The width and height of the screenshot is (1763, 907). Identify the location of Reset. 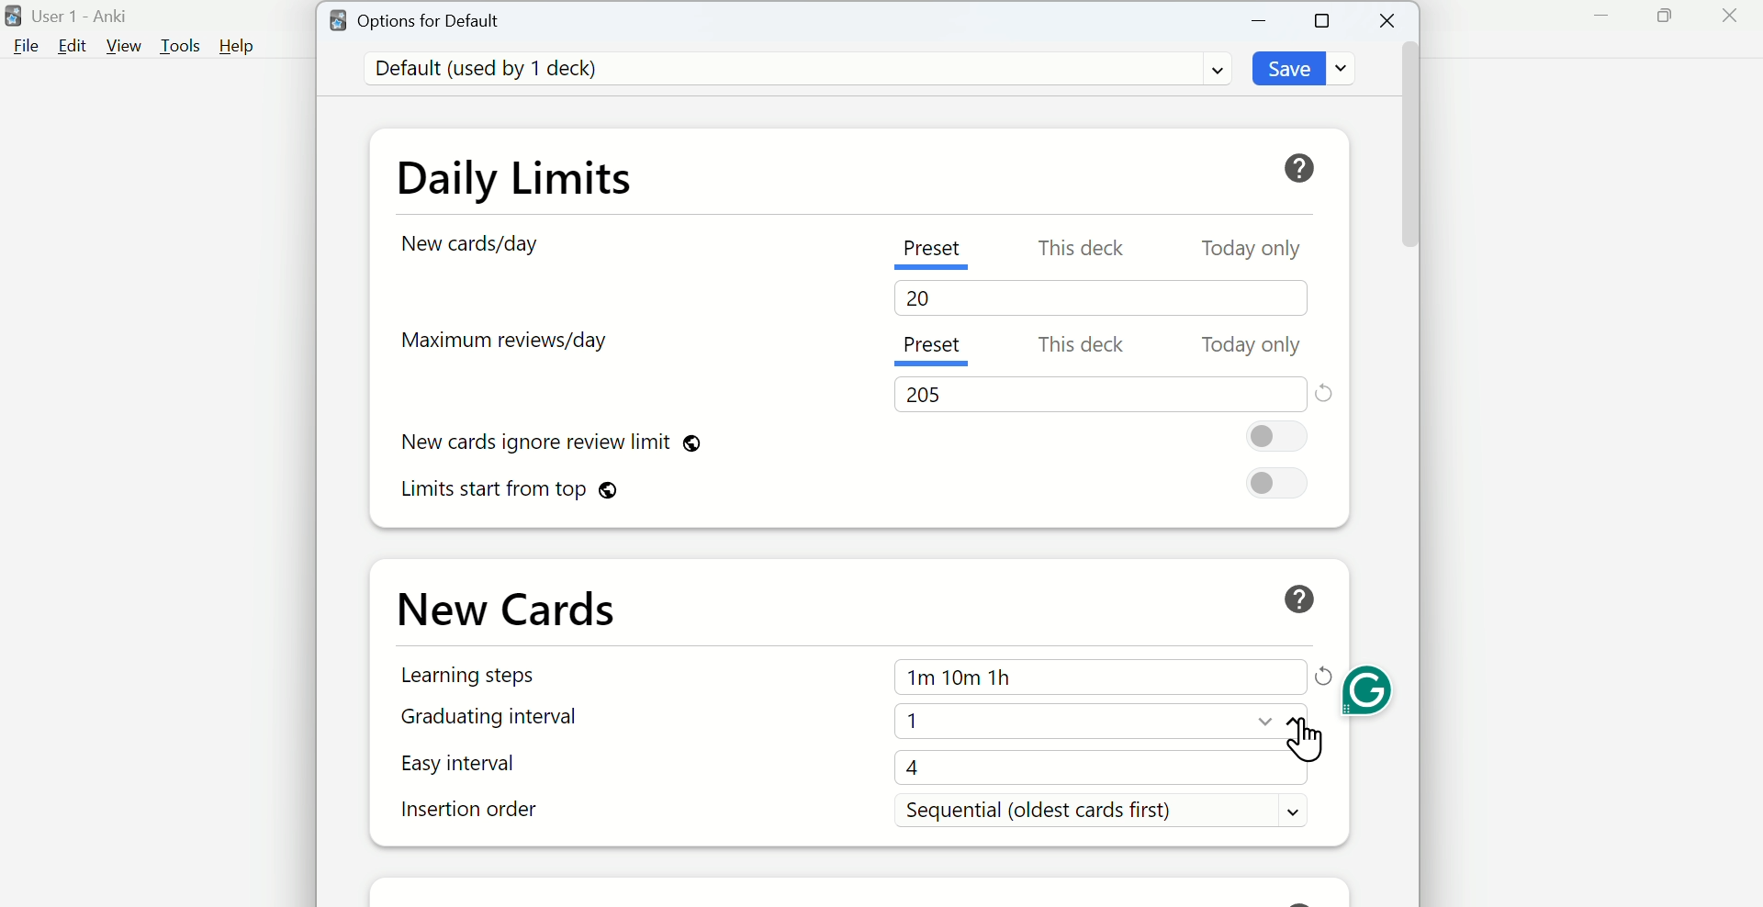
(1327, 391).